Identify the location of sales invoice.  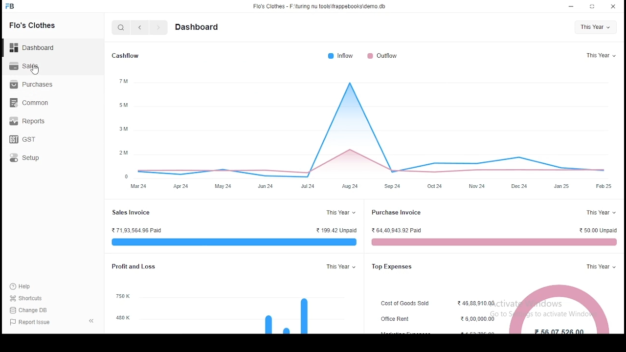
(131, 213).